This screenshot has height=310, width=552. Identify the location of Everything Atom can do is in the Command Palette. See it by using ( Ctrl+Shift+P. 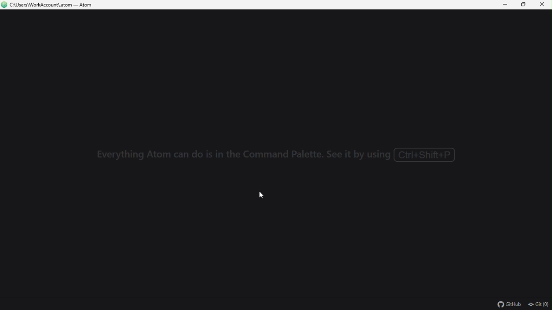
(276, 155).